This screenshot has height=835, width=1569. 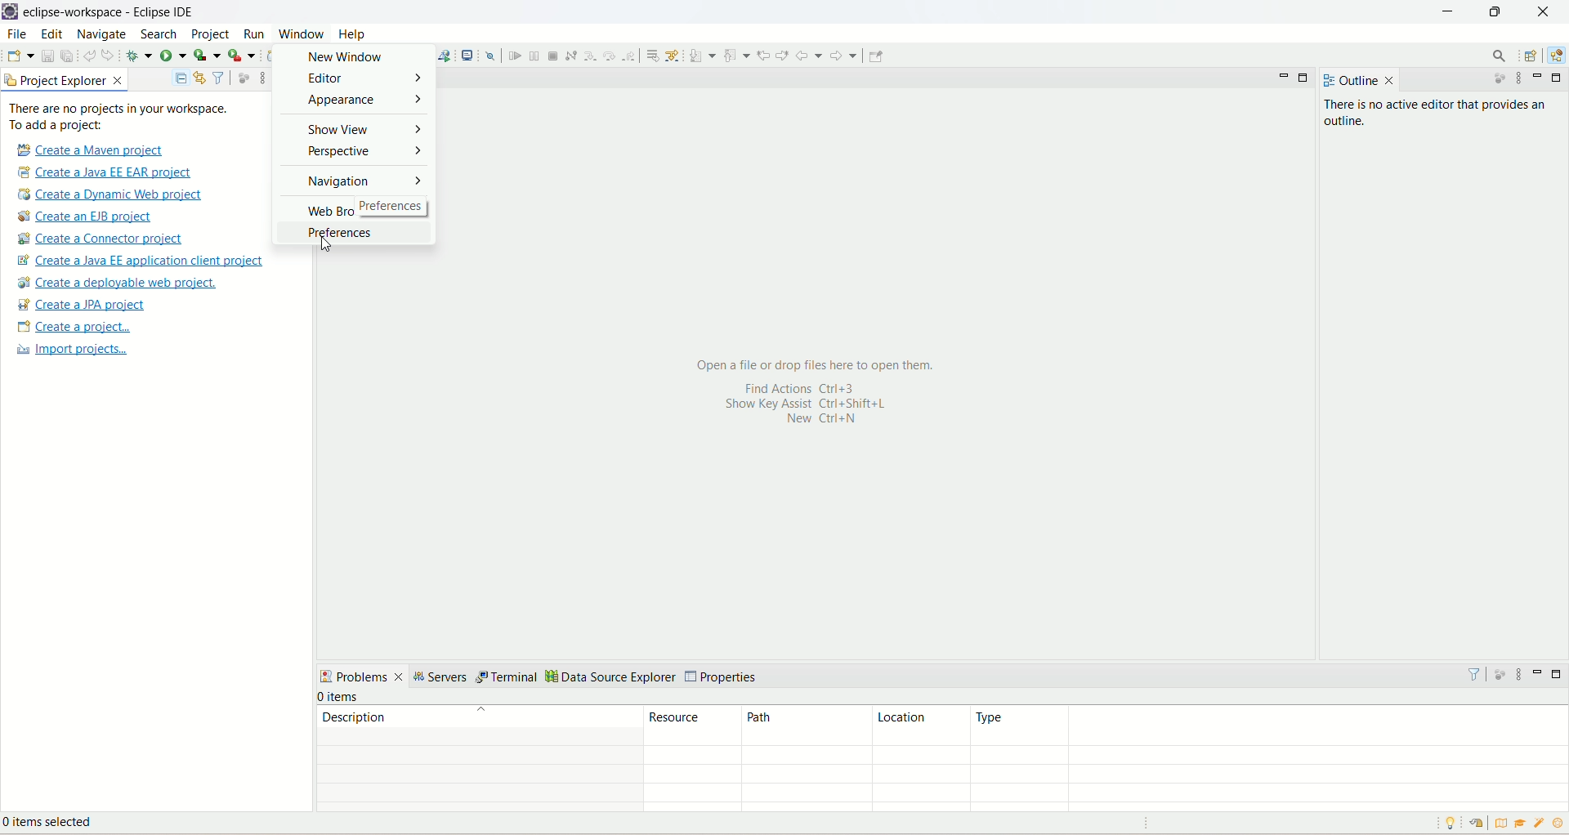 I want to click on tip of the day, so click(x=1558, y=823).